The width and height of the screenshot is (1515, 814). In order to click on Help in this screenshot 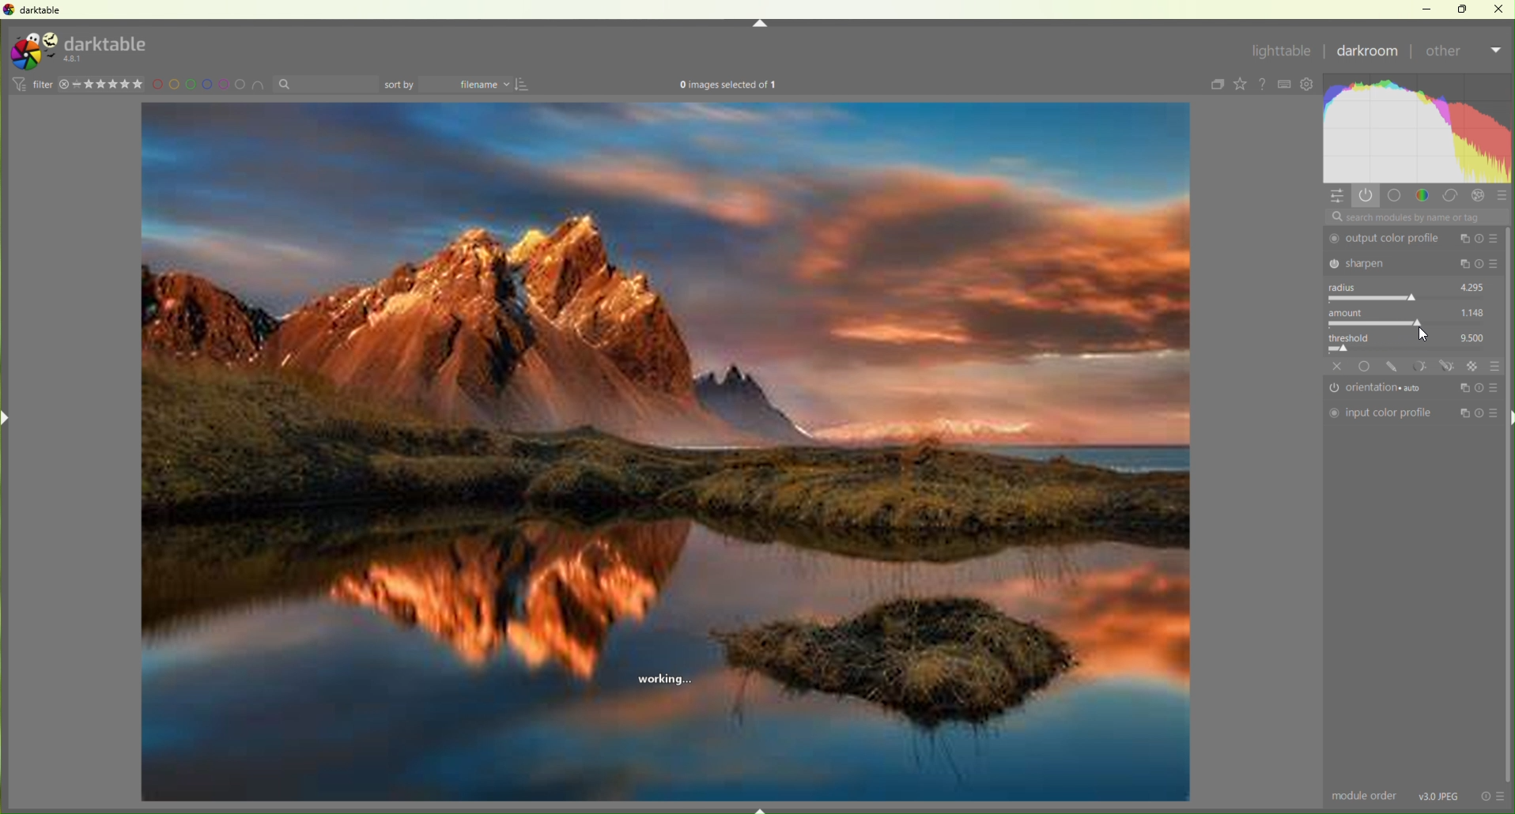, I will do `click(1264, 85)`.